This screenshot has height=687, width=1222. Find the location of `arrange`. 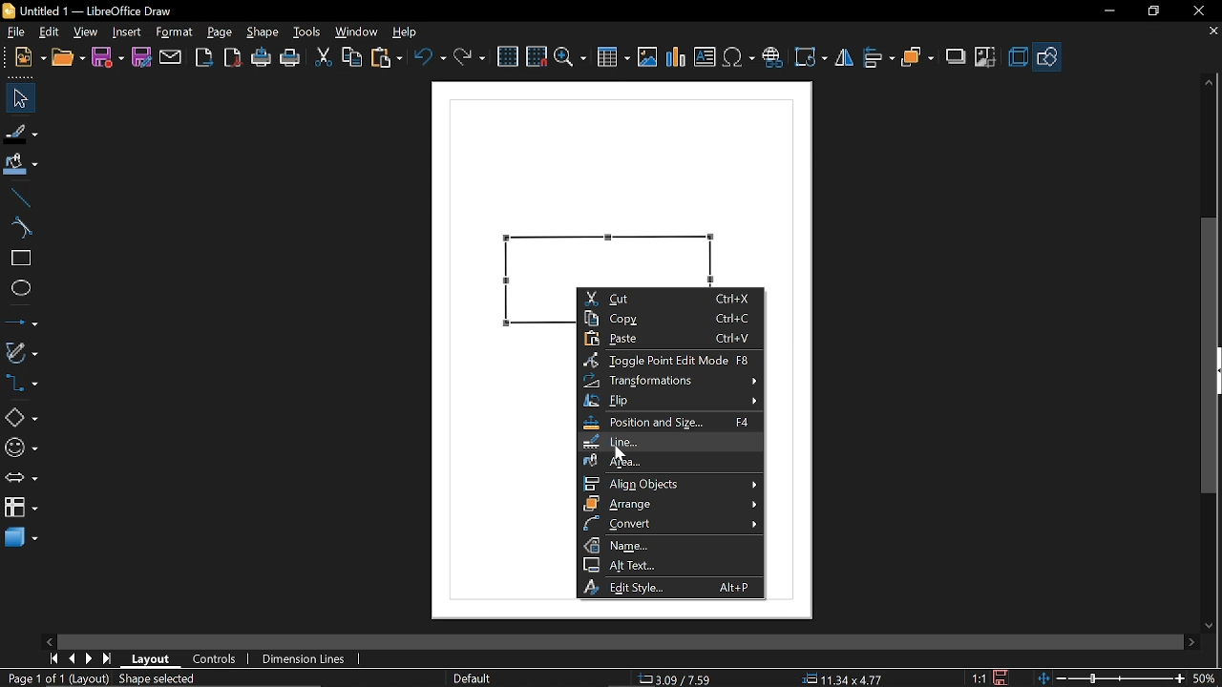

arrange is located at coordinates (668, 504).